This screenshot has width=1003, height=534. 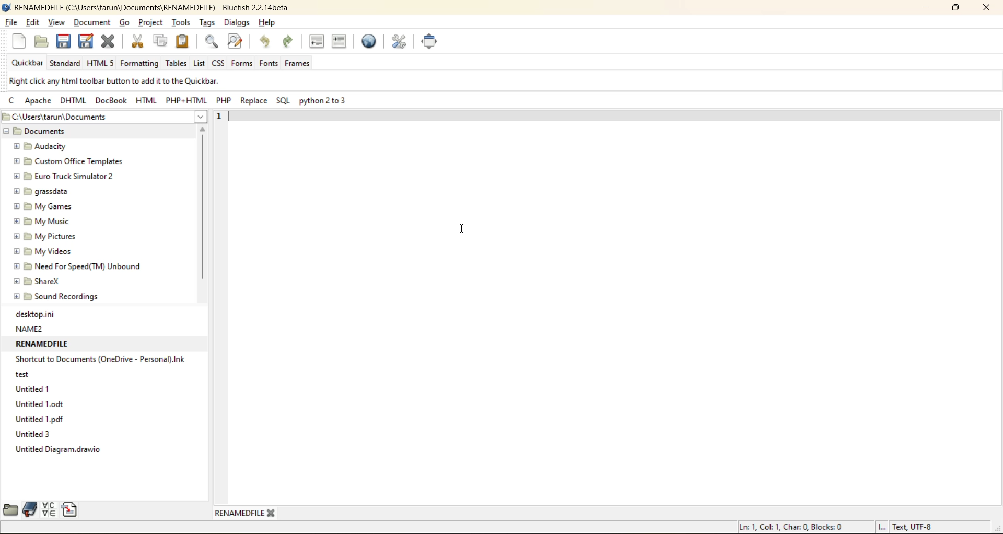 What do you see at coordinates (111, 41) in the screenshot?
I see `close file` at bounding box center [111, 41].